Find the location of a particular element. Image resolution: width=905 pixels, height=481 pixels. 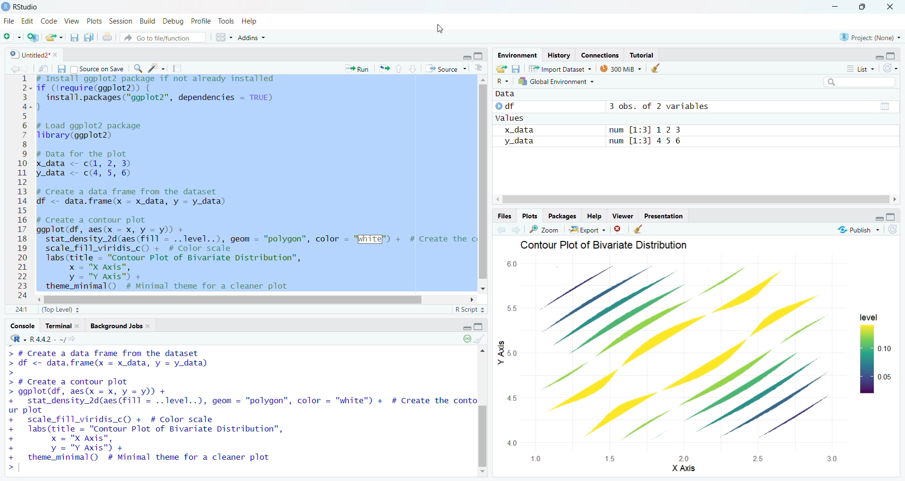

Help is located at coordinates (251, 22).